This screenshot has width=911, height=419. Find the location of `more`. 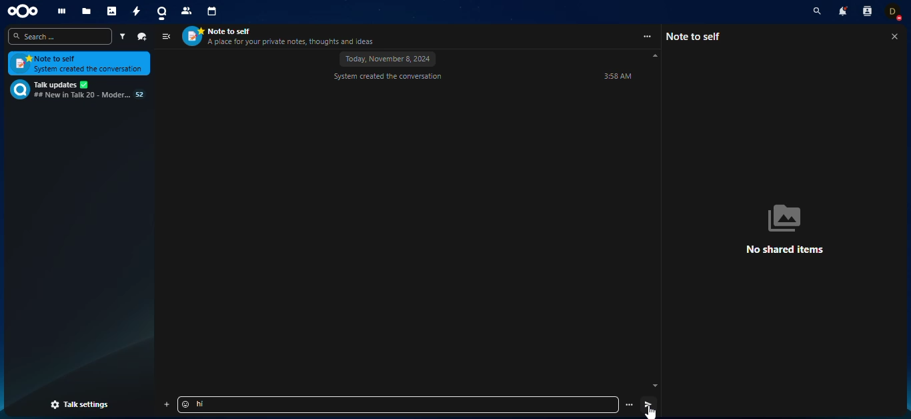

more is located at coordinates (629, 404).